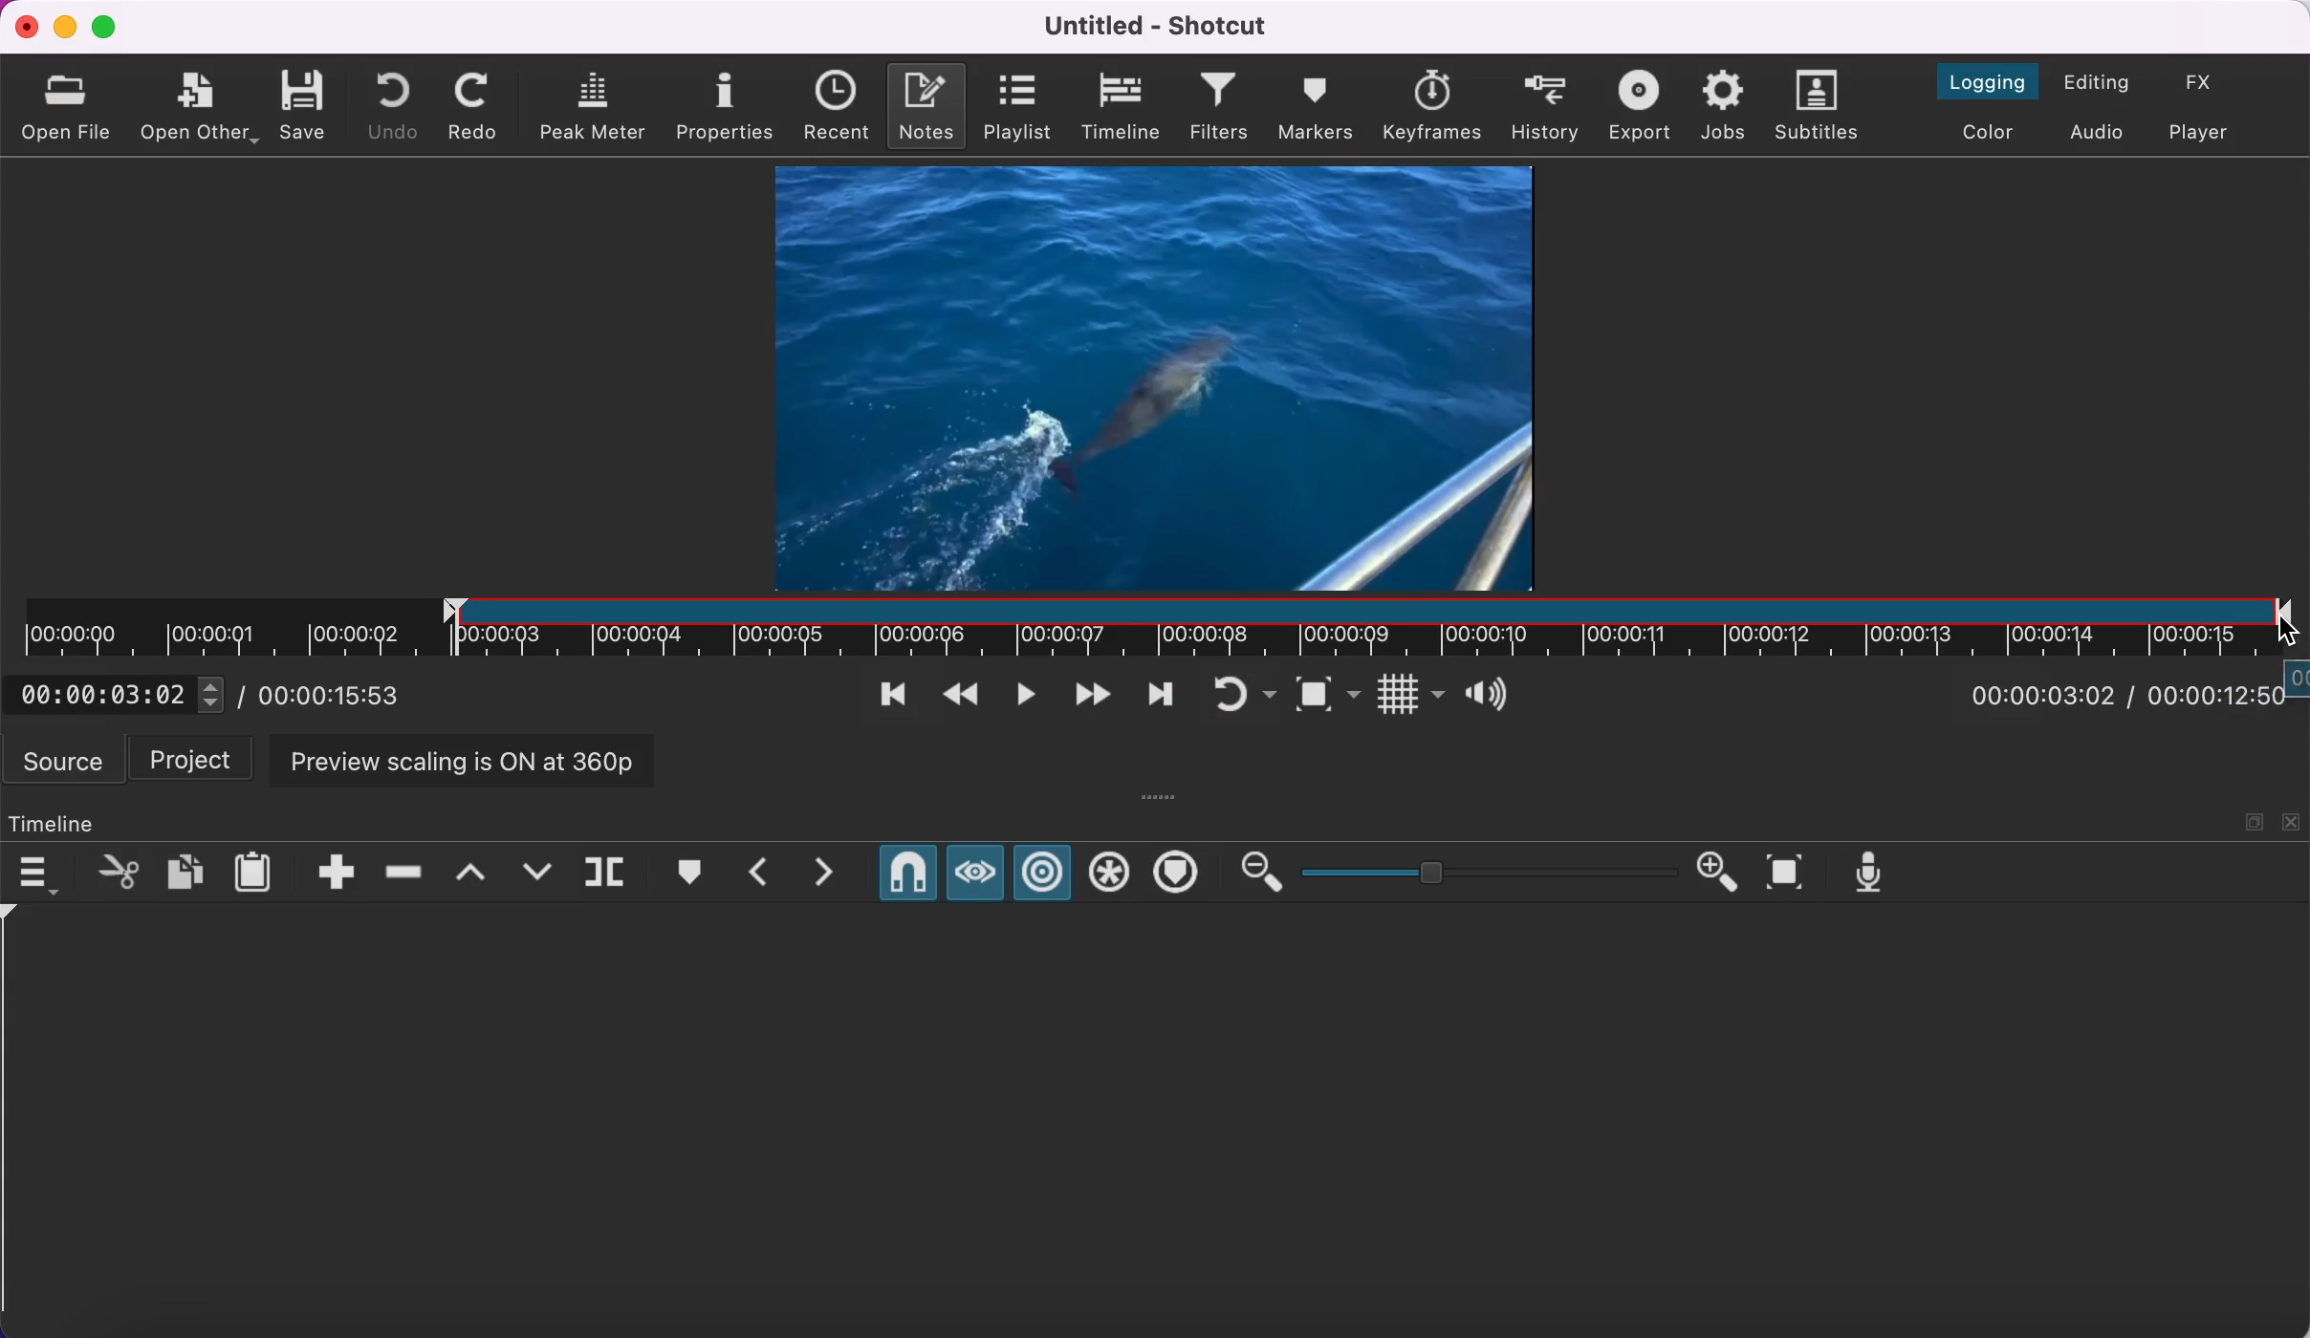 The width and height of the screenshot is (2310, 1338). What do you see at coordinates (40, 870) in the screenshot?
I see `timeline menu` at bounding box center [40, 870].